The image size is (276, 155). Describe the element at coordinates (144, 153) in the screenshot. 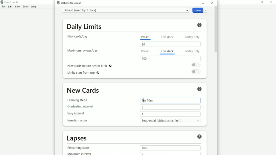

I see `1` at that location.